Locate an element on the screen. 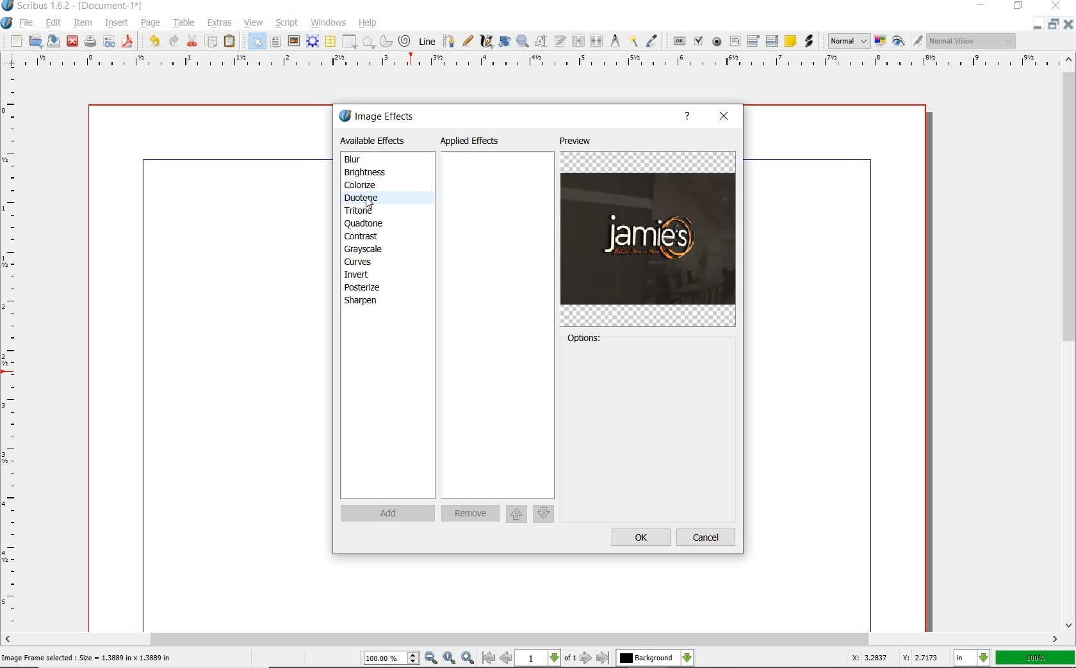 The image size is (1076, 668). zoom in or zoom out is located at coordinates (523, 41).